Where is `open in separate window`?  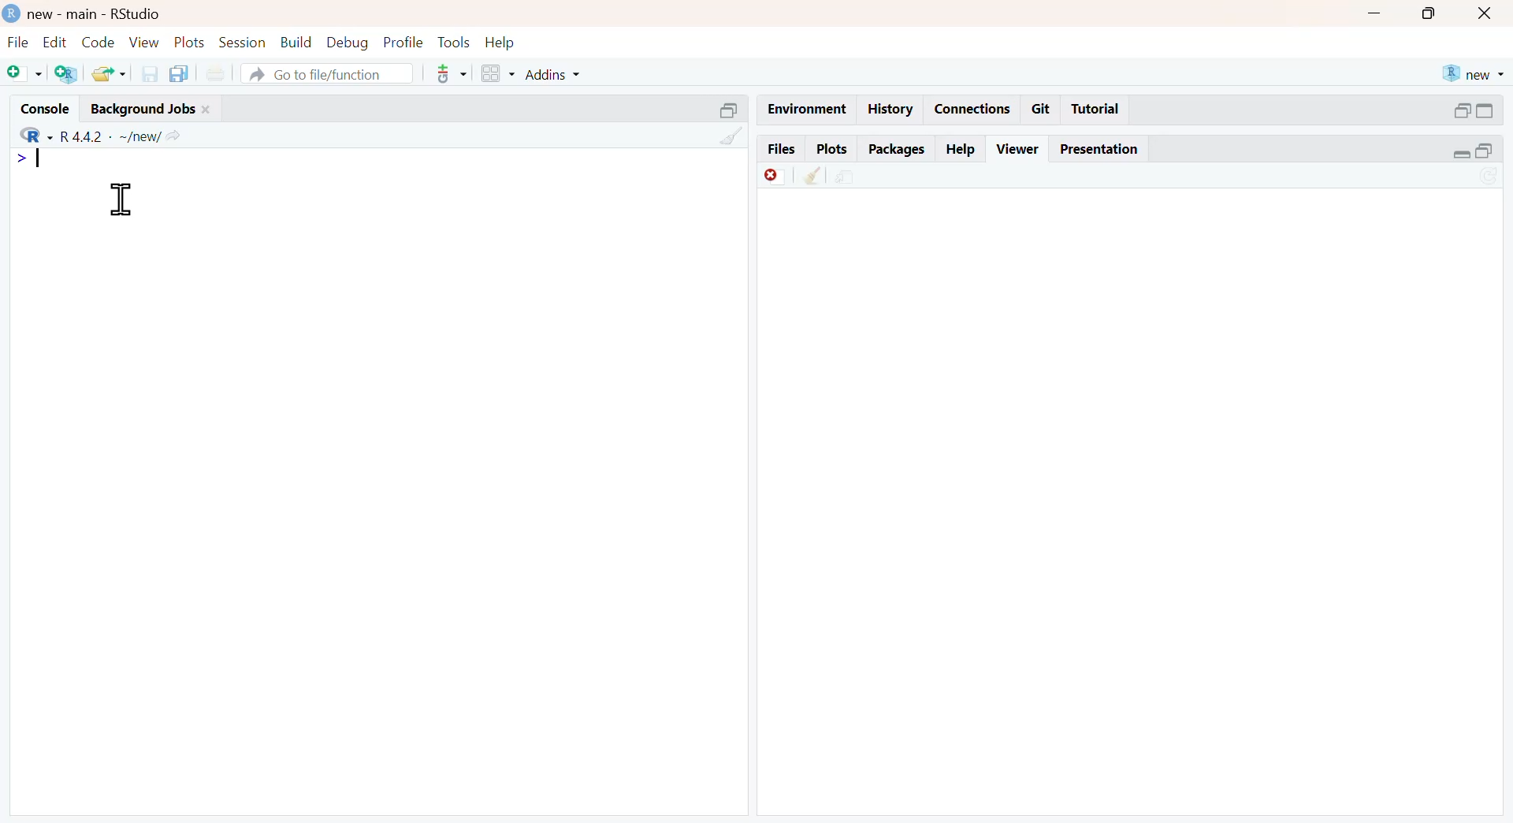 open in separate window is located at coordinates (730, 111).